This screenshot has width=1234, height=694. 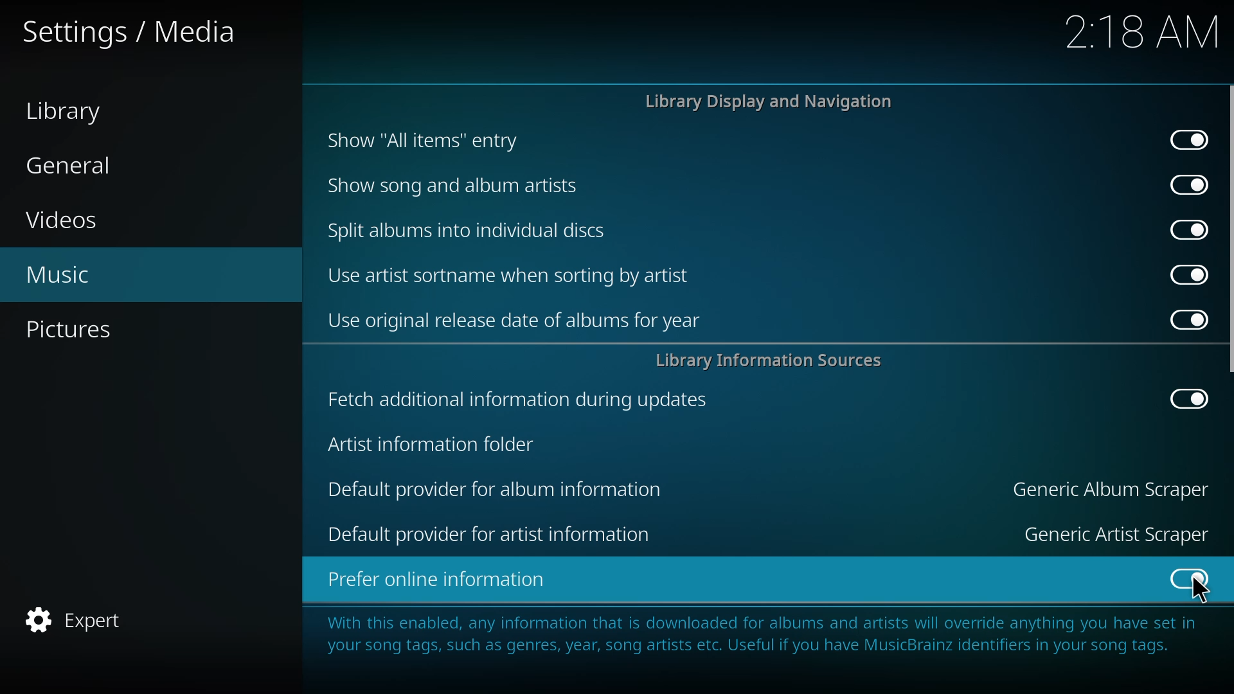 What do you see at coordinates (134, 33) in the screenshot?
I see `settings media` at bounding box center [134, 33].